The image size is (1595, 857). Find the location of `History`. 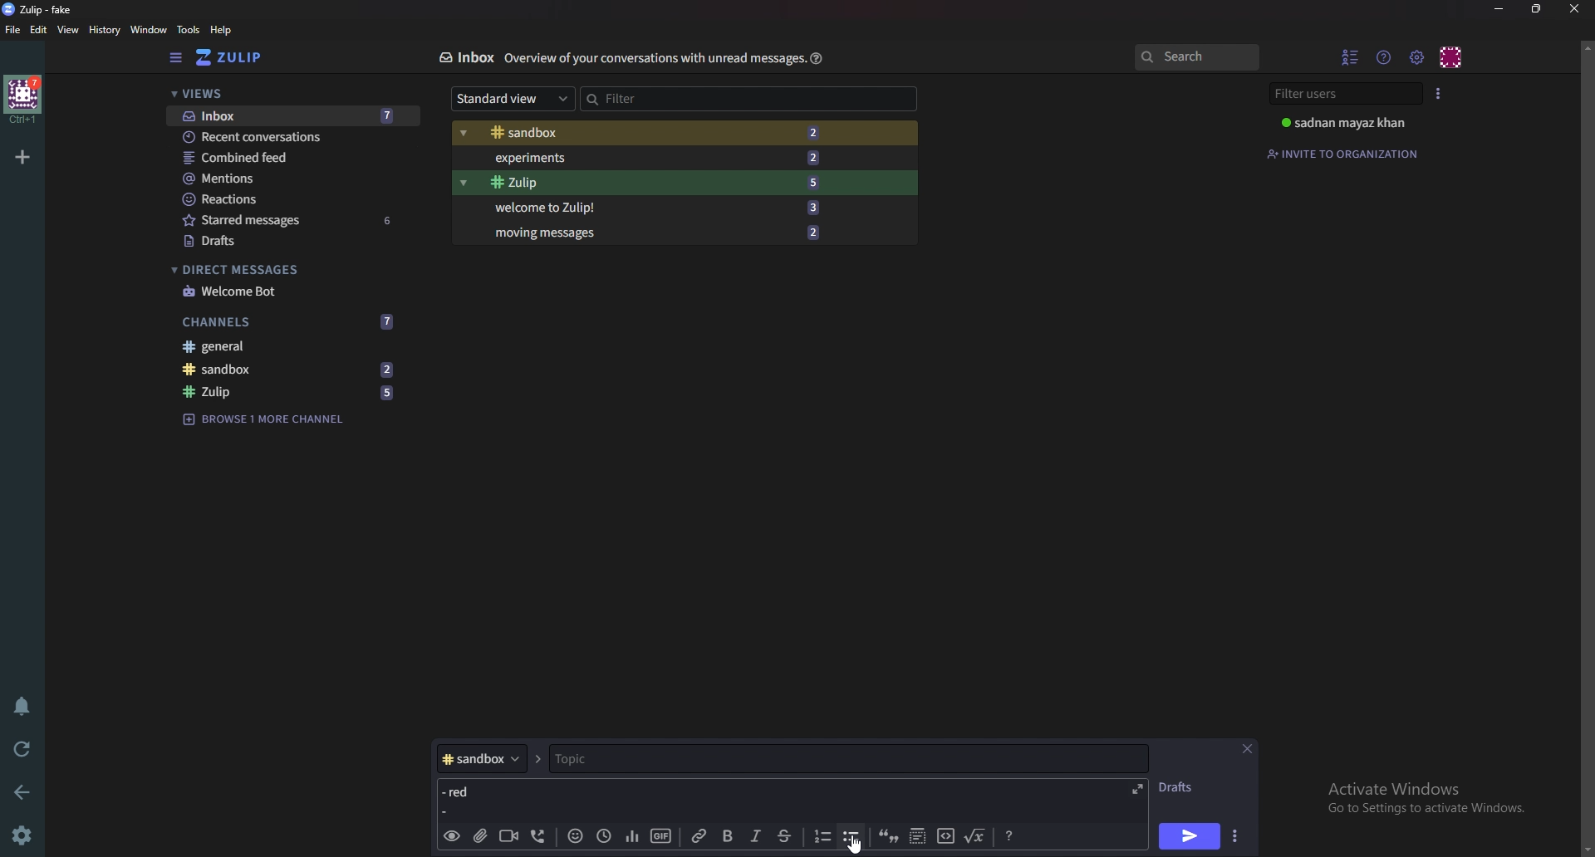

History is located at coordinates (106, 30).